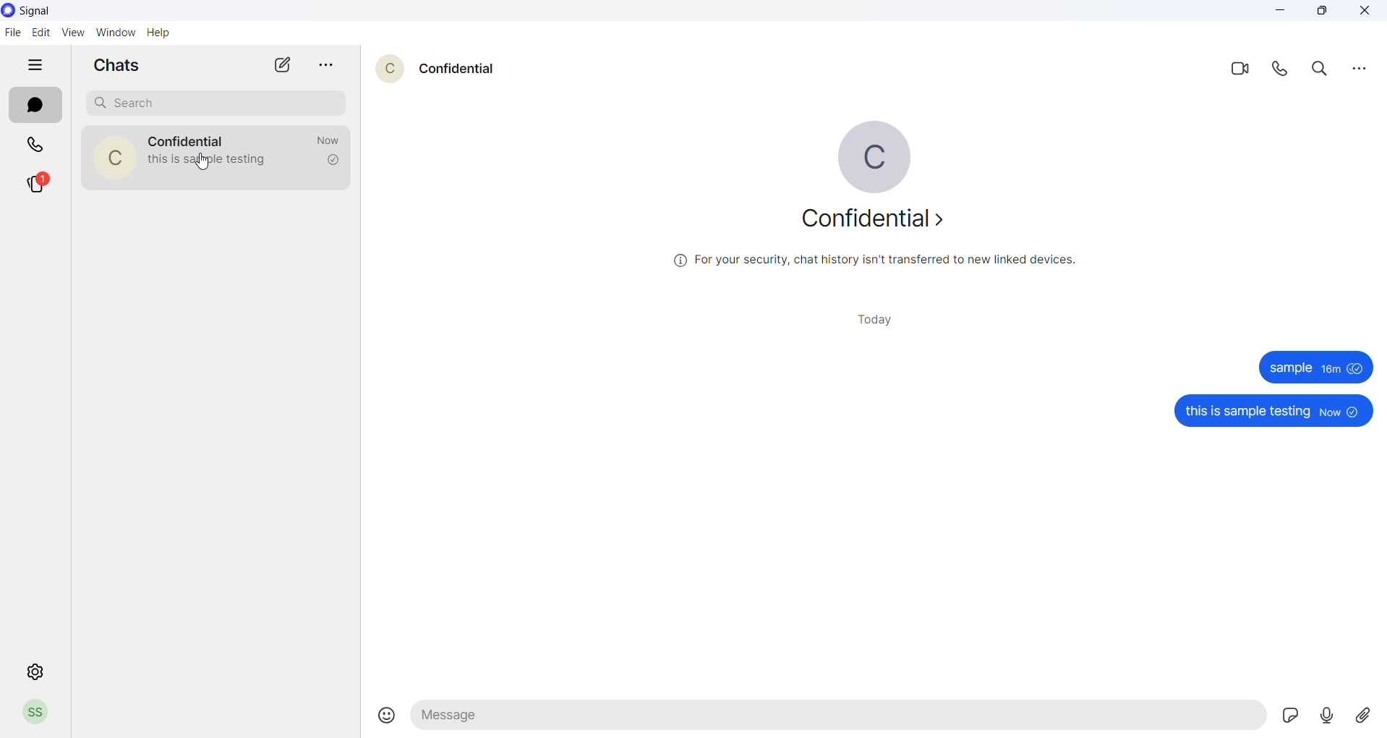  What do you see at coordinates (875, 156) in the screenshot?
I see `c` at bounding box center [875, 156].